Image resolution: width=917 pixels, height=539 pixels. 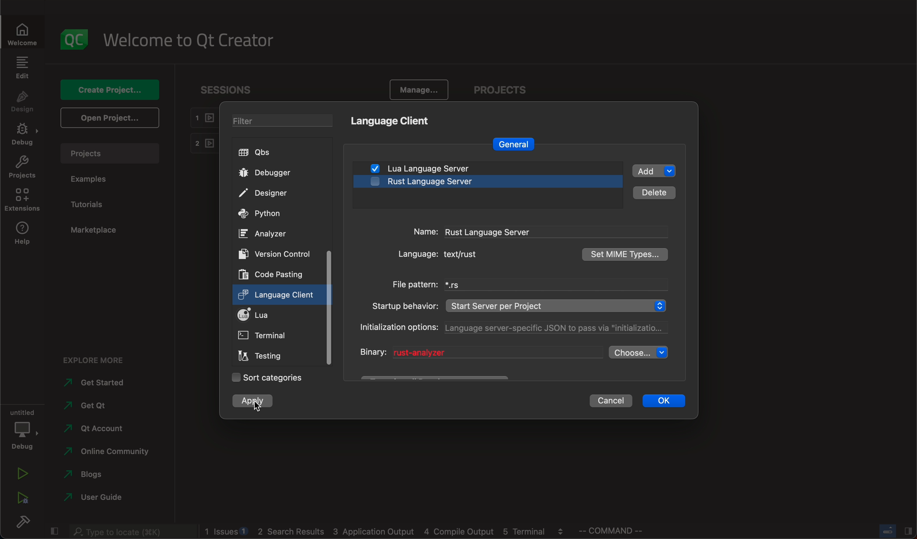 I want to click on terminal, so click(x=262, y=336).